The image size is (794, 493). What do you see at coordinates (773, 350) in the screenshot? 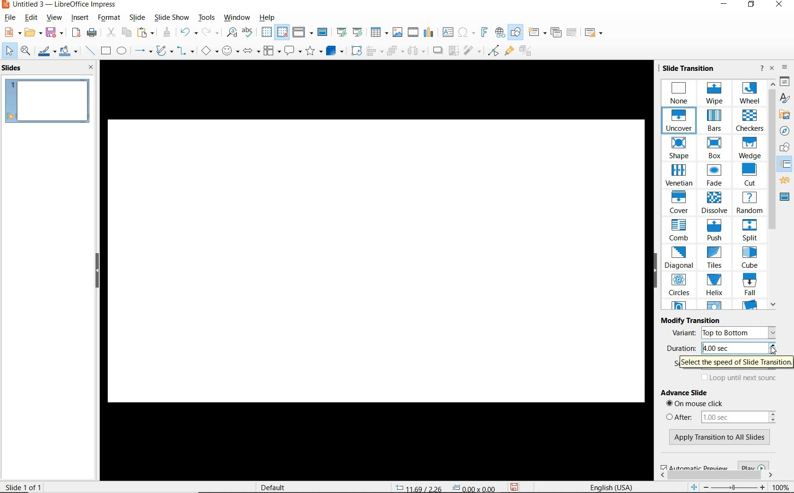
I see `cursor` at bounding box center [773, 350].